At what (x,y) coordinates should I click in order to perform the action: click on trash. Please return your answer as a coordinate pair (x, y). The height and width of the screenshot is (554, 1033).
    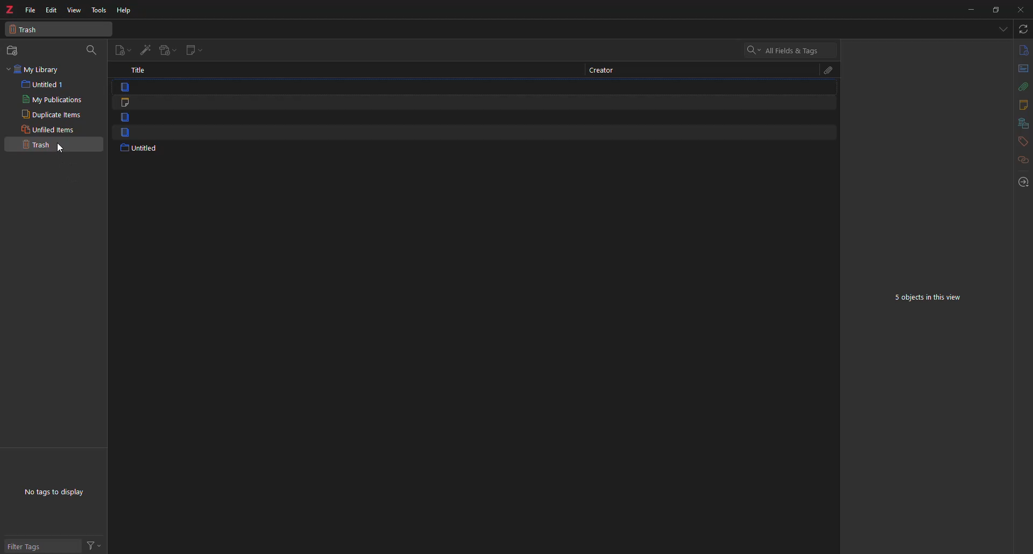
    Looking at the image, I should click on (27, 31).